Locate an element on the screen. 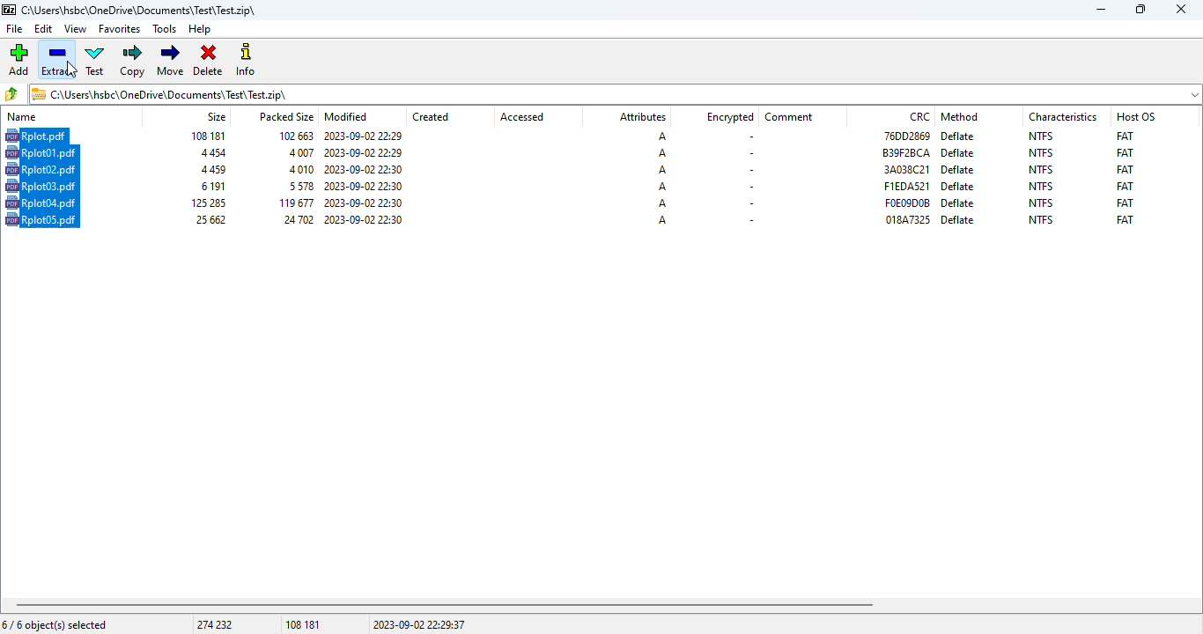 This screenshot has height=634, width=1203. encrypted is located at coordinates (730, 117).